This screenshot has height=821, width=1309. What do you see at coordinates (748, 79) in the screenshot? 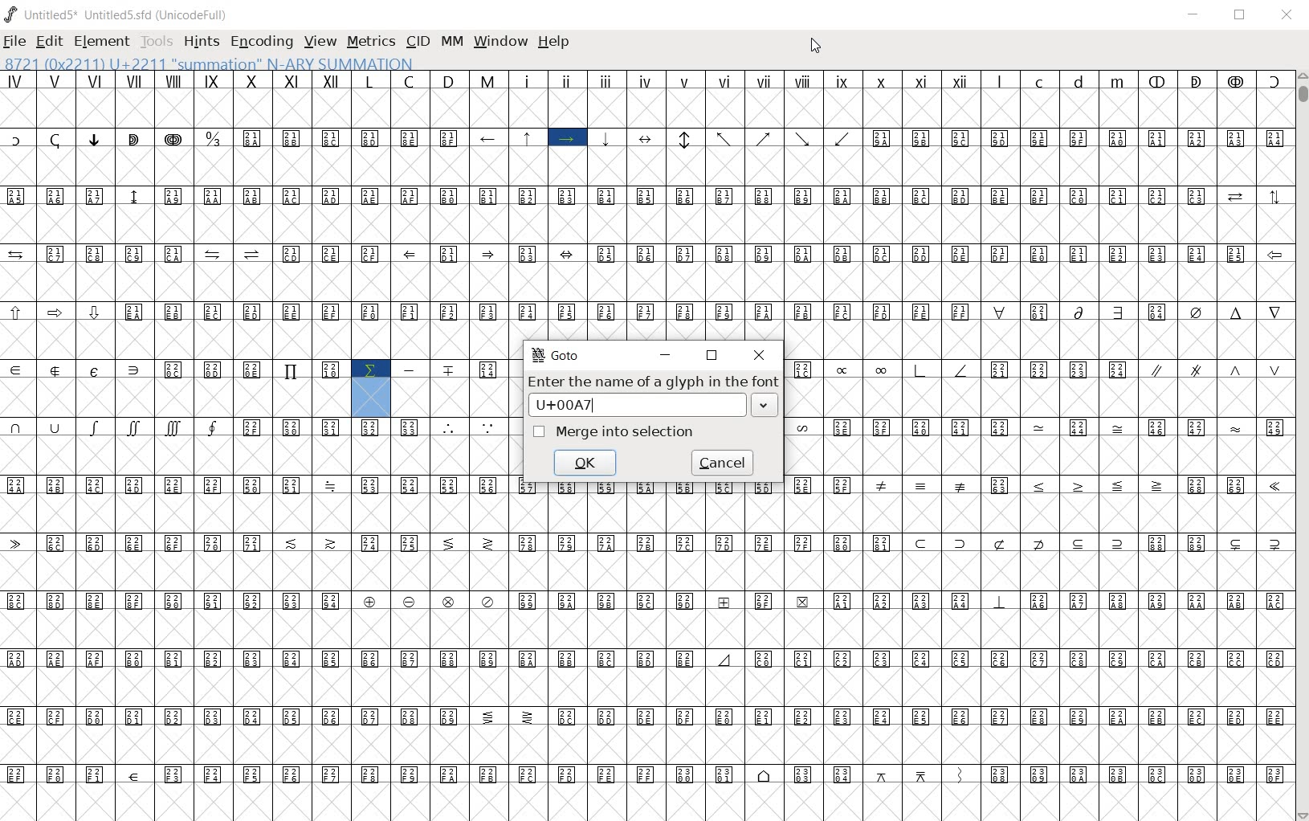
I see `roman numerals` at bounding box center [748, 79].